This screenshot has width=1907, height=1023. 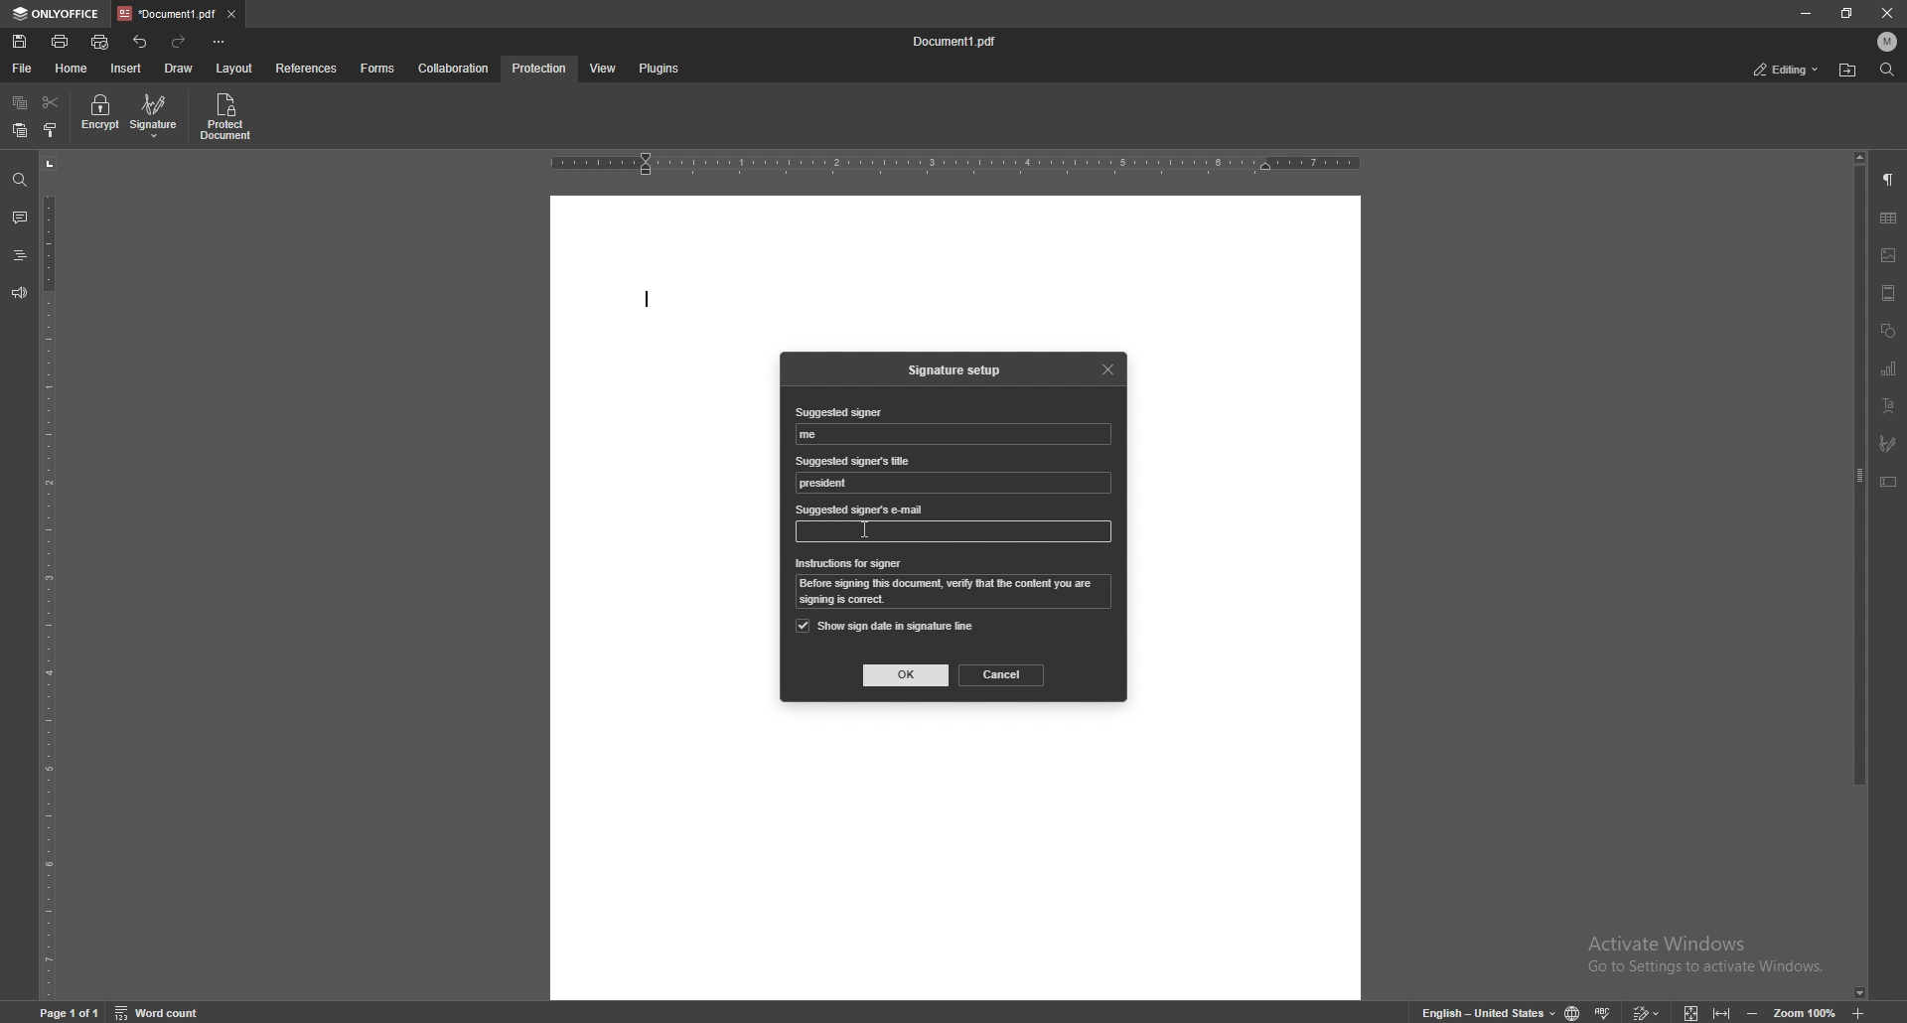 What do you see at coordinates (233, 70) in the screenshot?
I see `layout` at bounding box center [233, 70].